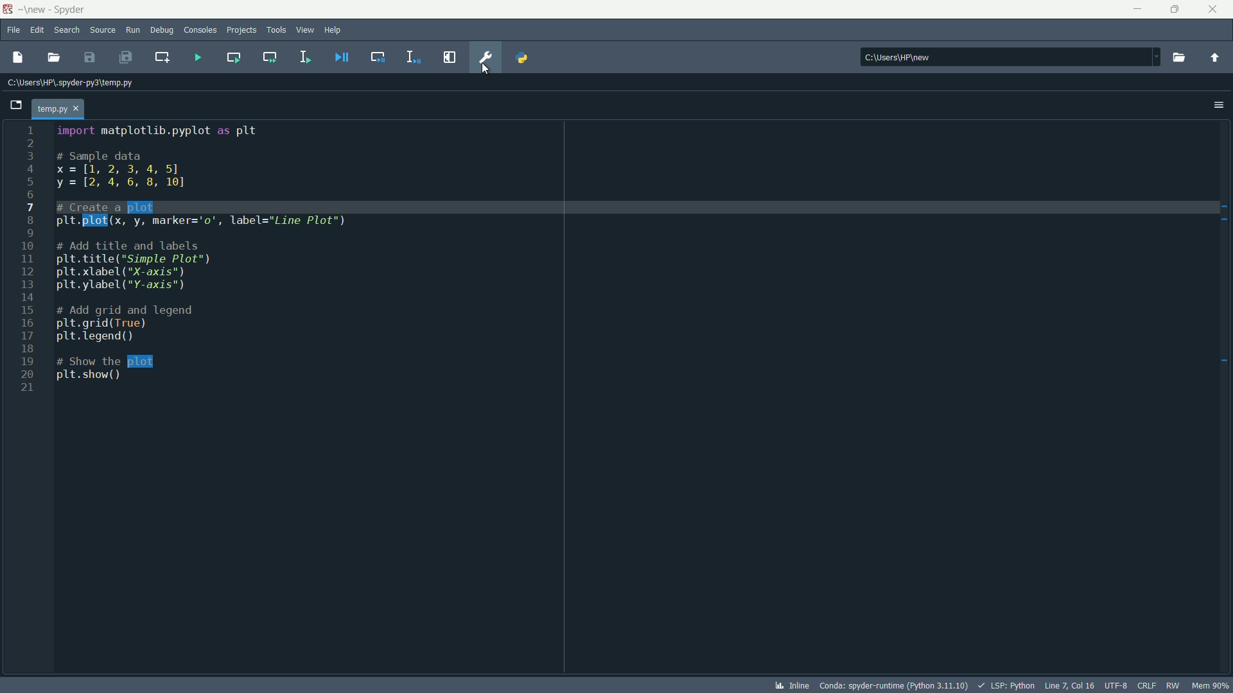 This screenshot has width=1233, height=693. Describe the element at coordinates (242, 31) in the screenshot. I see `projects` at that location.